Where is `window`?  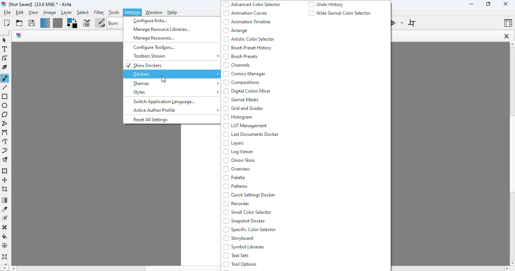 window is located at coordinates (153, 12).